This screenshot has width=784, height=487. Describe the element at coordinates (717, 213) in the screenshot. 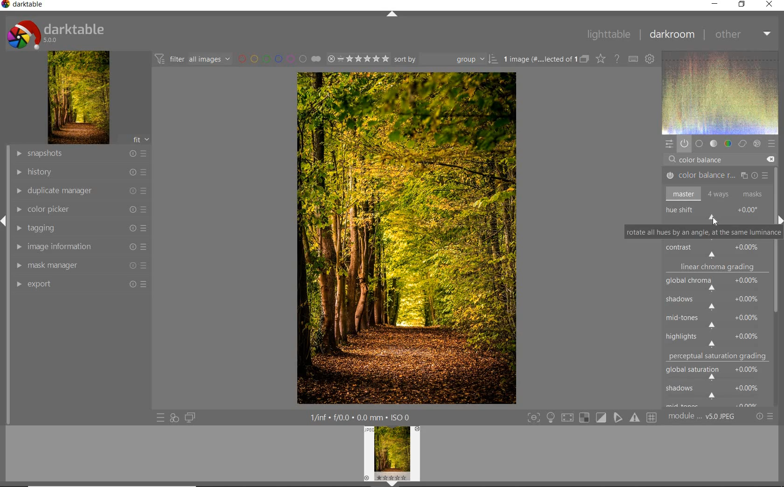

I see `hue shift` at that location.